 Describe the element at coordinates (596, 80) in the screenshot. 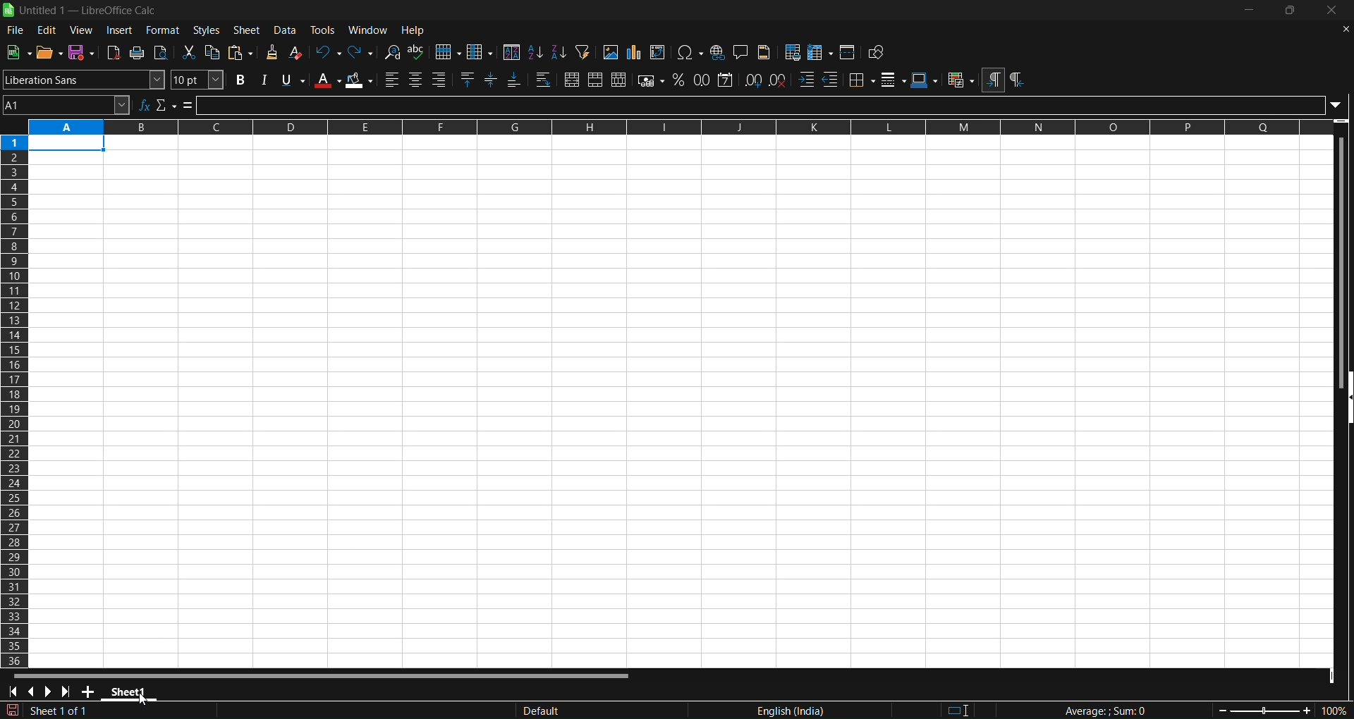

I see `merge cells` at that location.